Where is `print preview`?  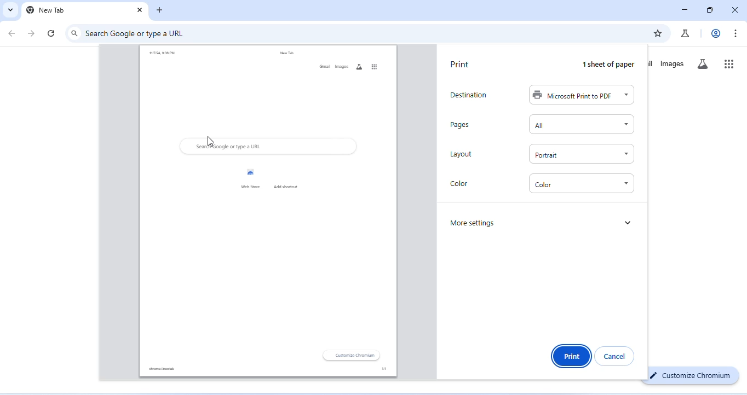 print preview is located at coordinates (268, 211).